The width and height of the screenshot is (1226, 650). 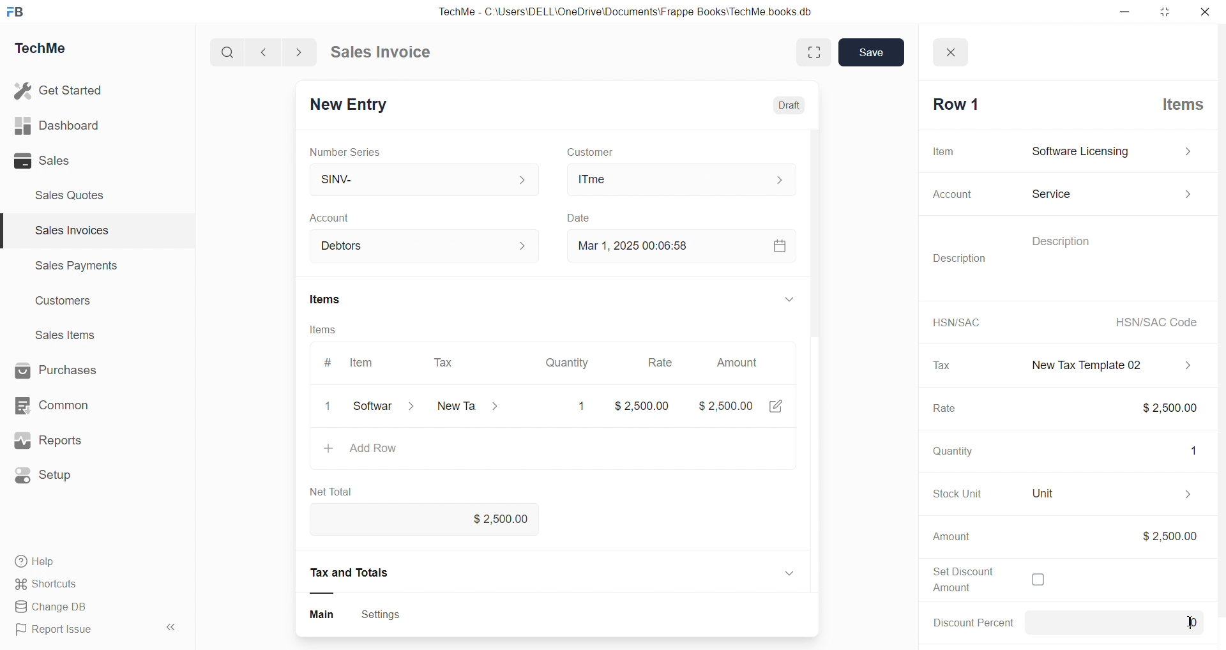 I want to click on # Item, so click(x=353, y=363).